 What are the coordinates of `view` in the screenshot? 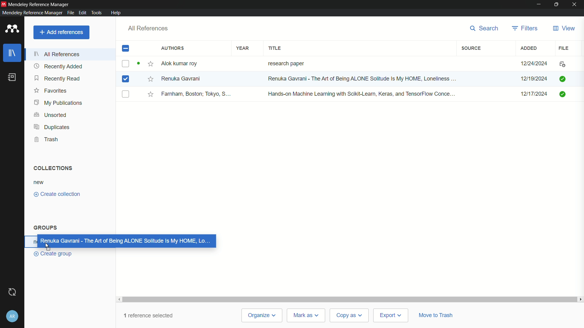 It's located at (563, 29).